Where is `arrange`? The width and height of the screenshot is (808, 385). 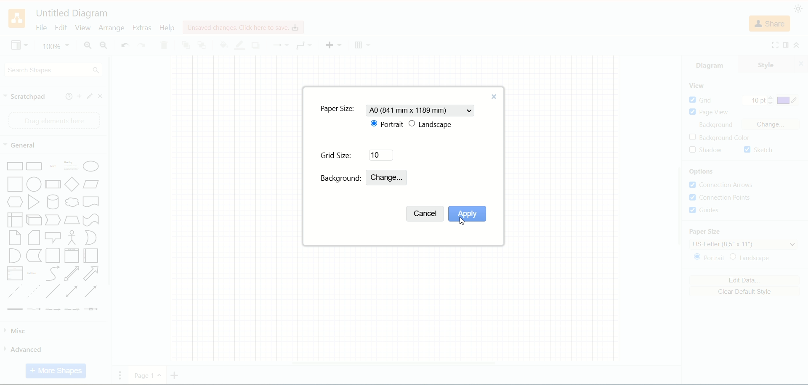
arrange is located at coordinates (111, 28).